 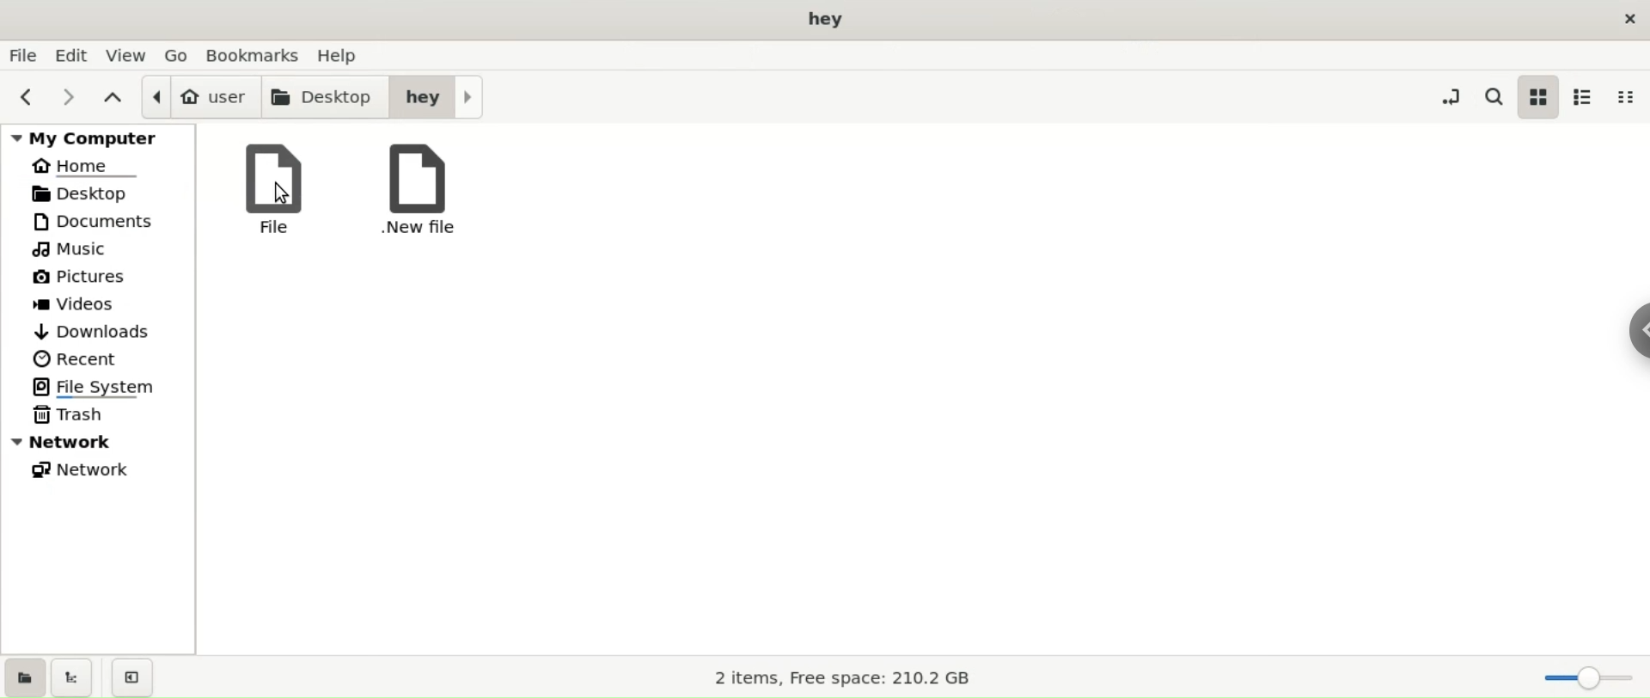 I want to click on documents, so click(x=98, y=221).